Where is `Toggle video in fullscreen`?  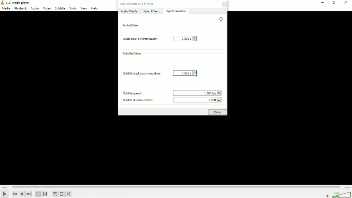 Toggle video in fullscreen is located at coordinates (39, 194).